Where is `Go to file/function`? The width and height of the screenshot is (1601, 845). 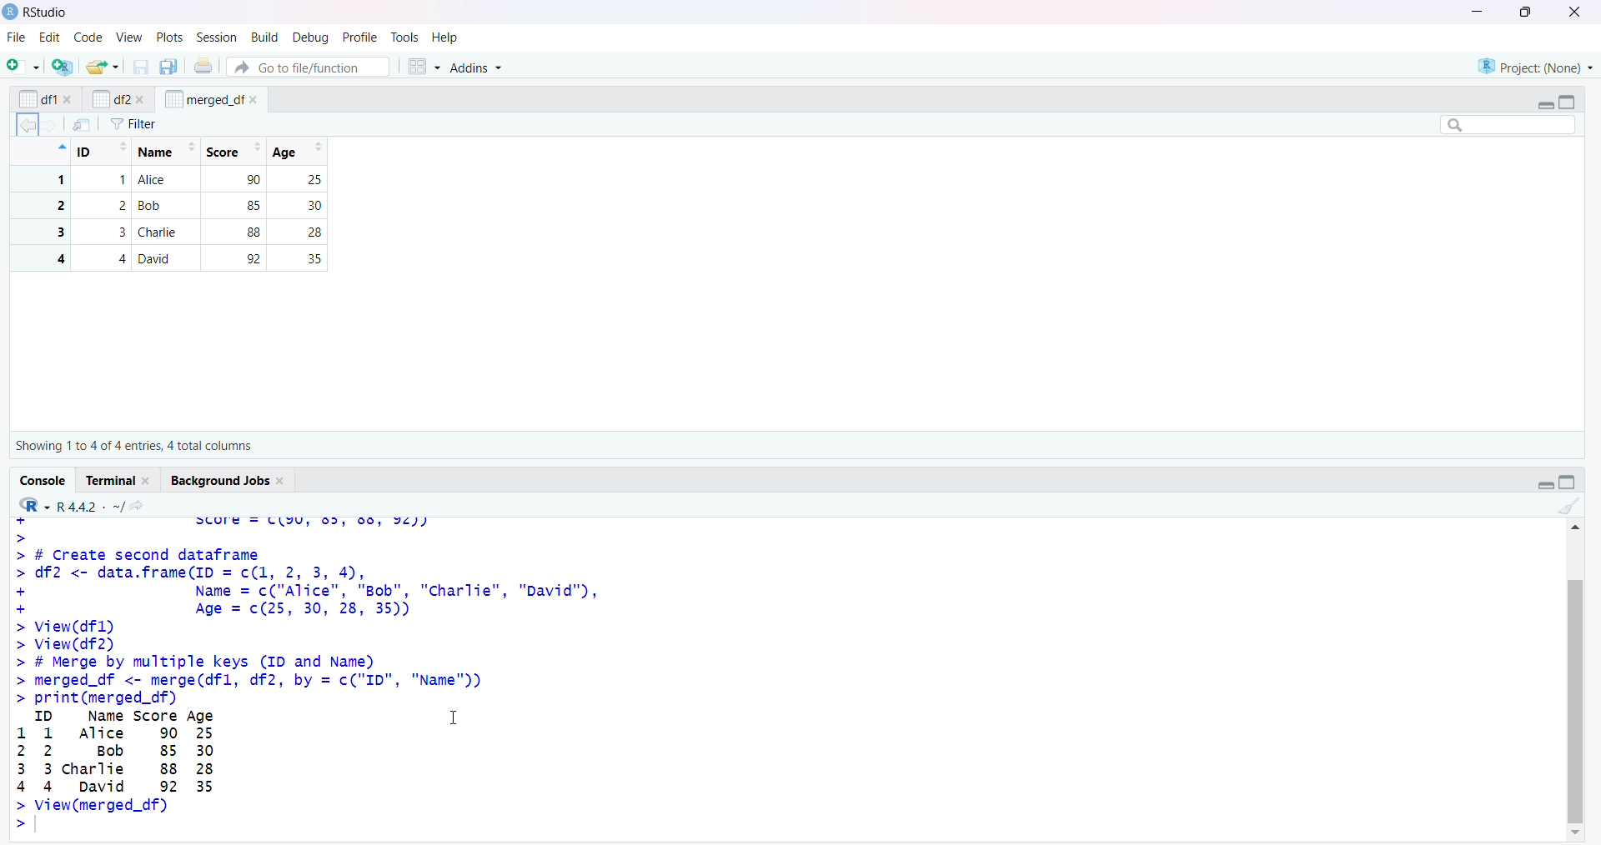
Go to file/function is located at coordinates (309, 67).